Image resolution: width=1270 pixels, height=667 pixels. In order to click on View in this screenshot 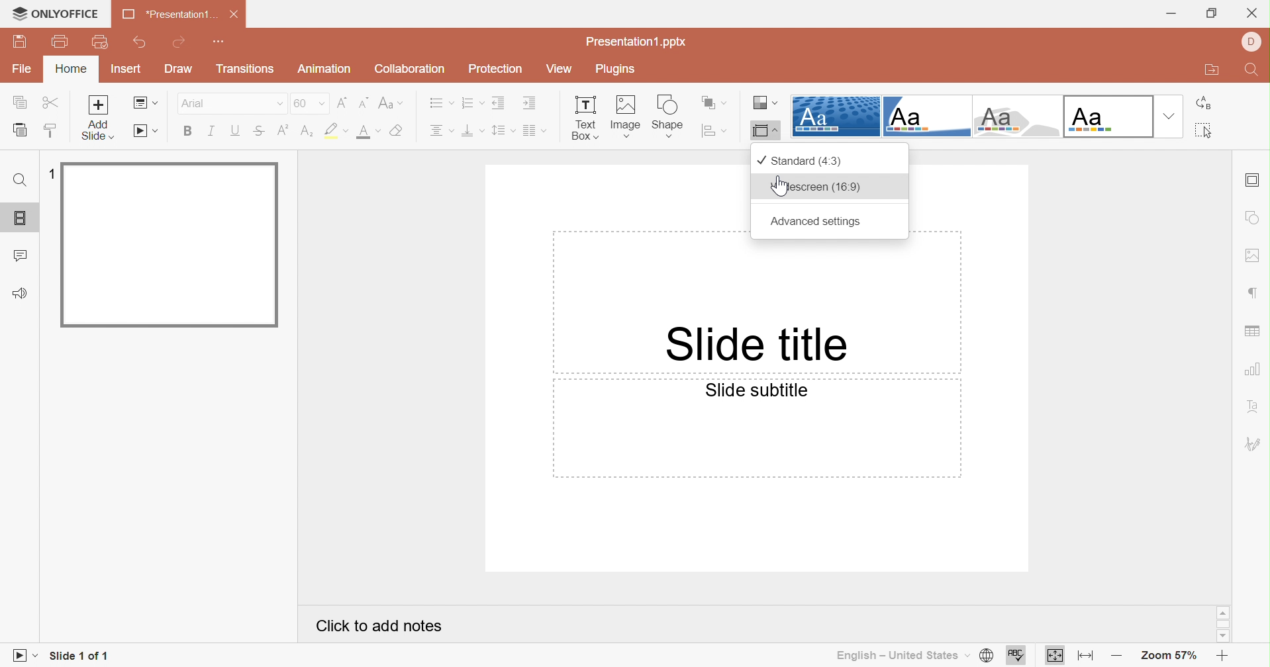, I will do `click(558, 67)`.